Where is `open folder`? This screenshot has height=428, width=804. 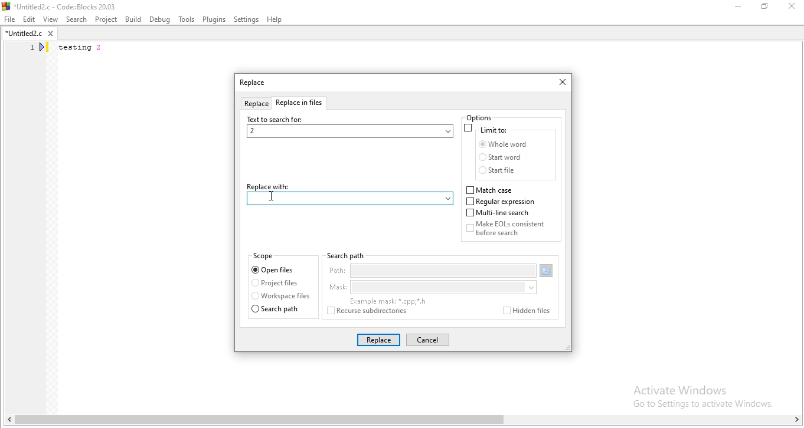 open folder is located at coordinates (547, 271).